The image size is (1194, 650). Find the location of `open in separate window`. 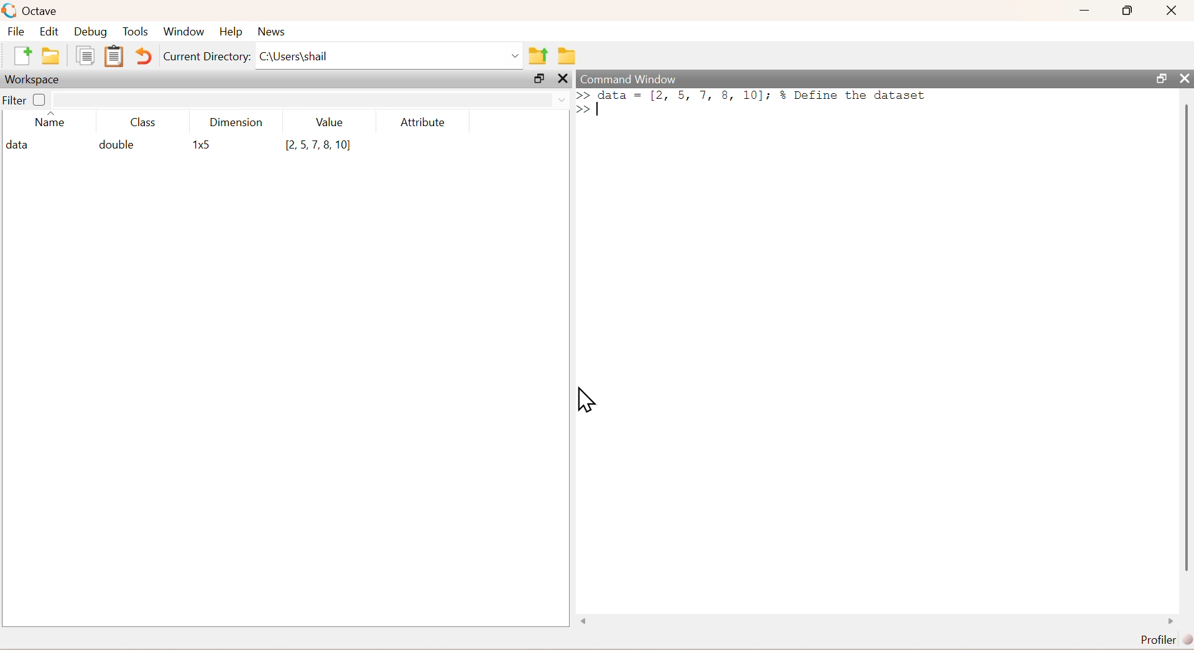

open in separate window is located at coordinates (539, 78).